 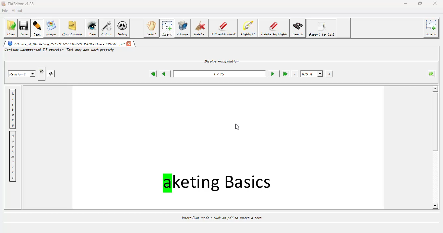 I want to click on close, so click(x=130, y=44).